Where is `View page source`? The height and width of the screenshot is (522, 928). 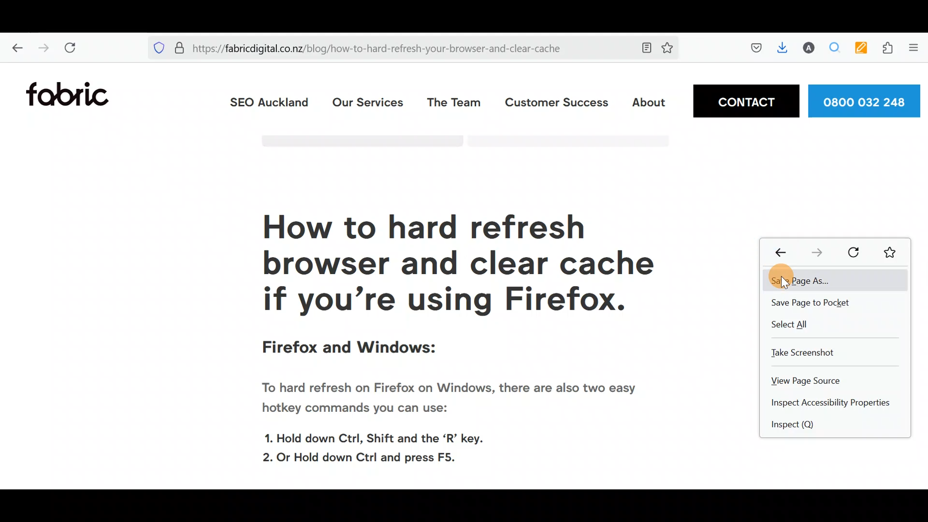
View page source is located at coordinates (810, 379).